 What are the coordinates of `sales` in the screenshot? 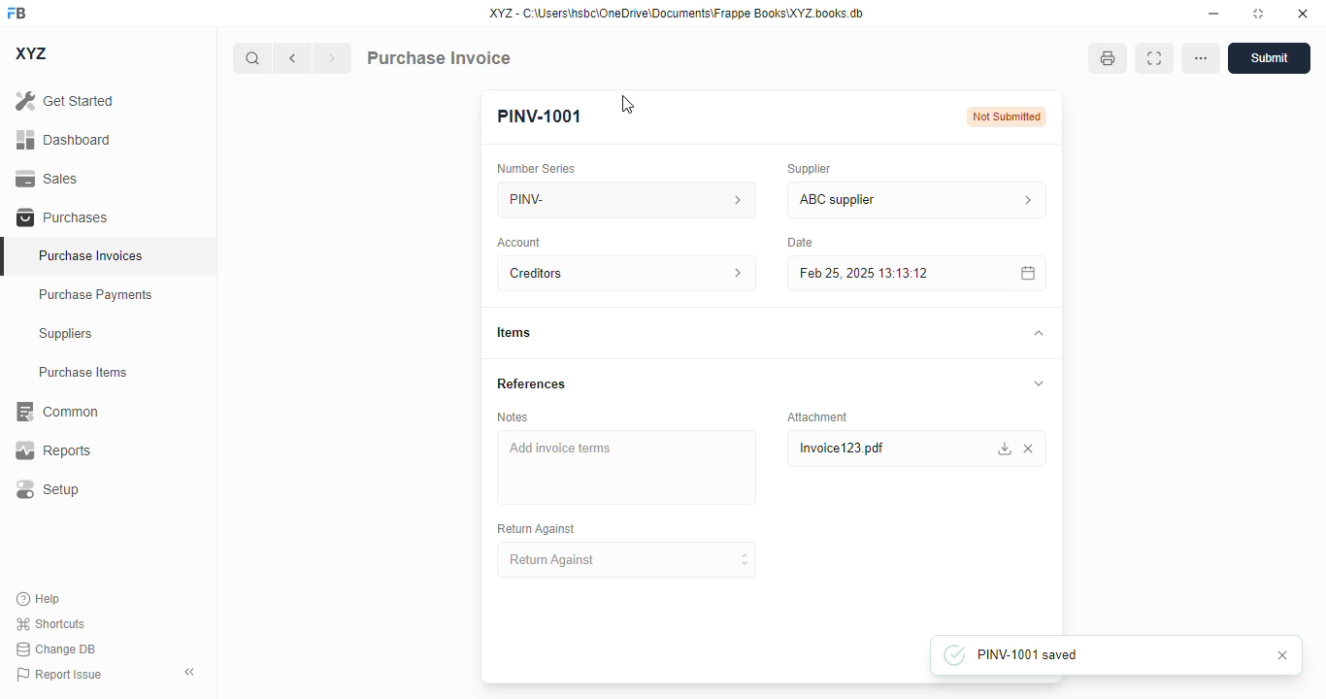 It's located at (50, 179).